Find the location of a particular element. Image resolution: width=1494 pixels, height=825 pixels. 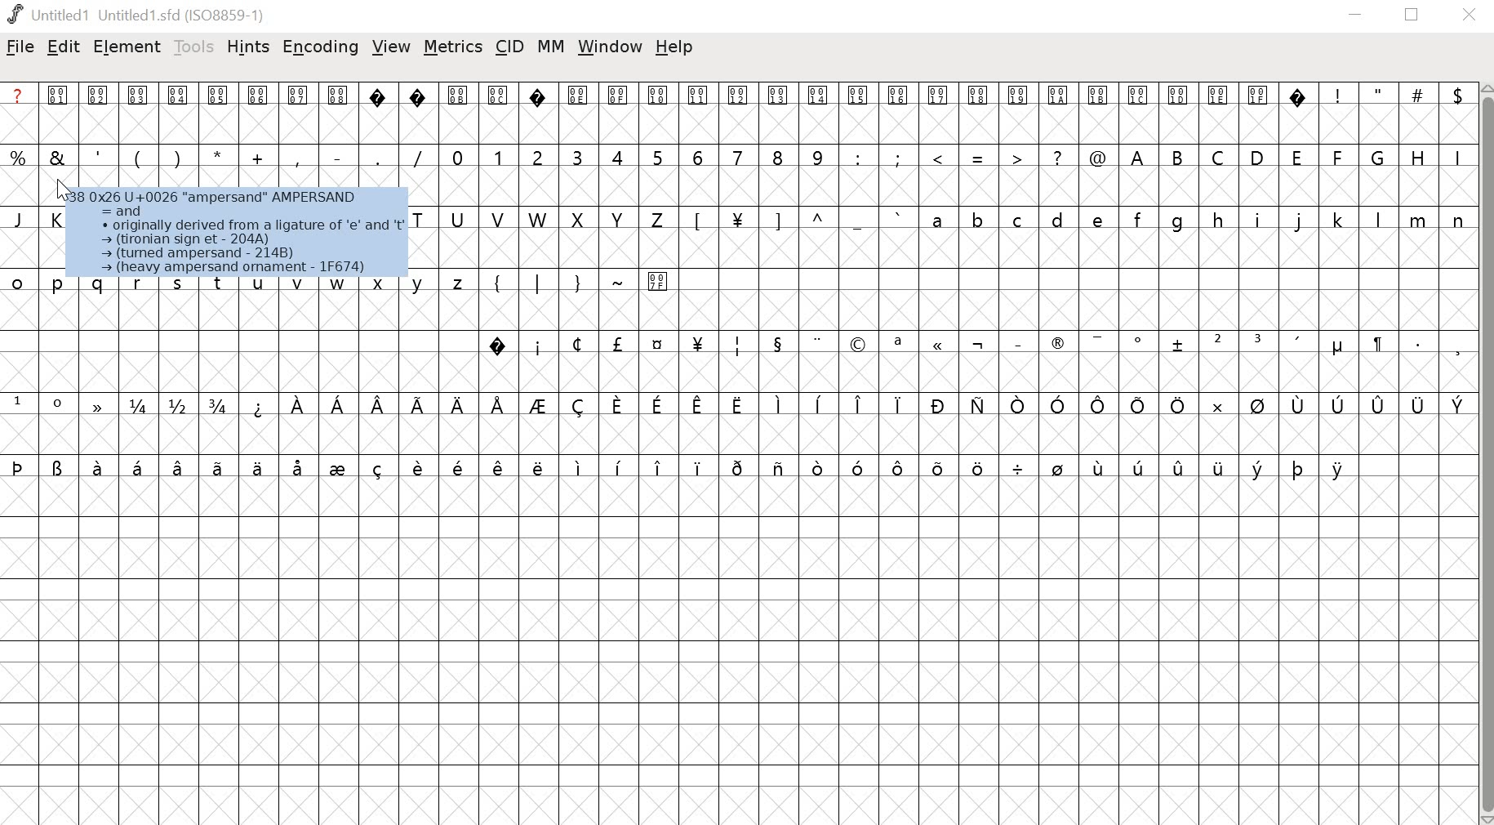

: is located at coordinates (856, 157).